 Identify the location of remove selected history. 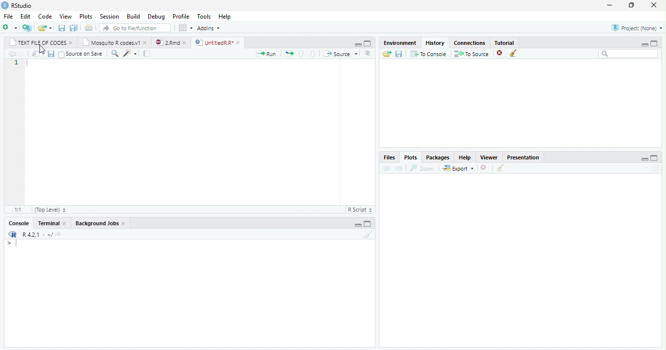
(498, 54).